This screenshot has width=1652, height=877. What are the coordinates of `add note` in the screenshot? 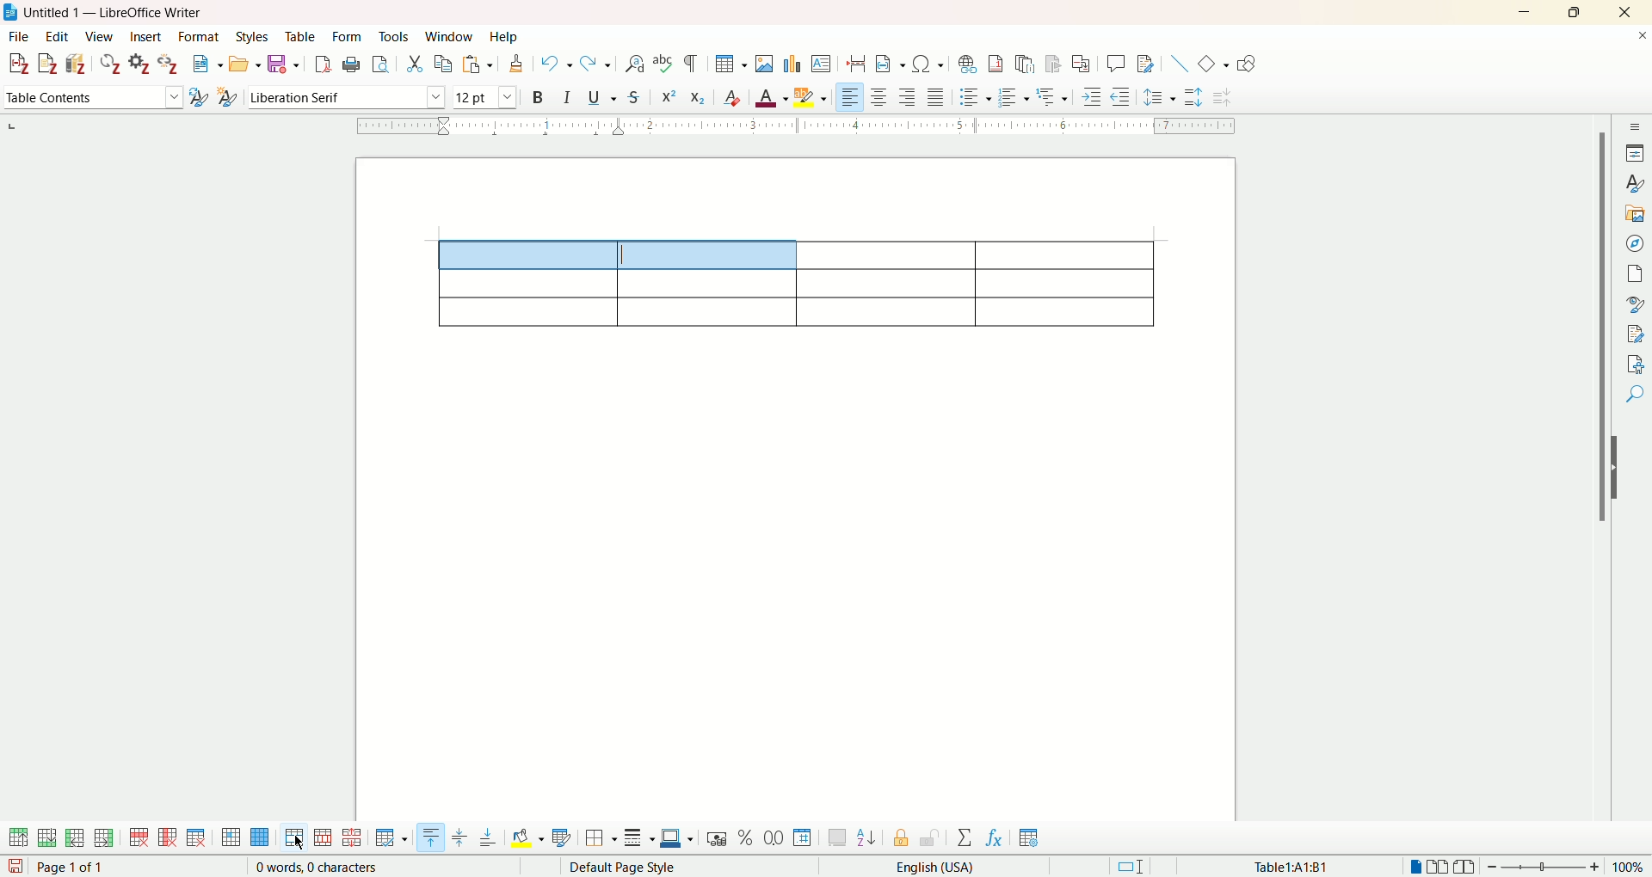 It's located at (47, 65).